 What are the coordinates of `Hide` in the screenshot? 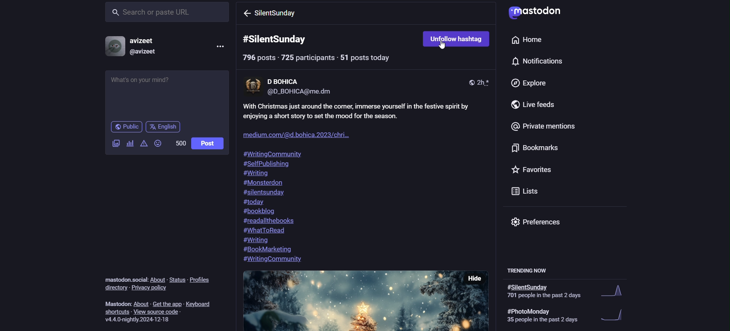 It's located at (476, 278).